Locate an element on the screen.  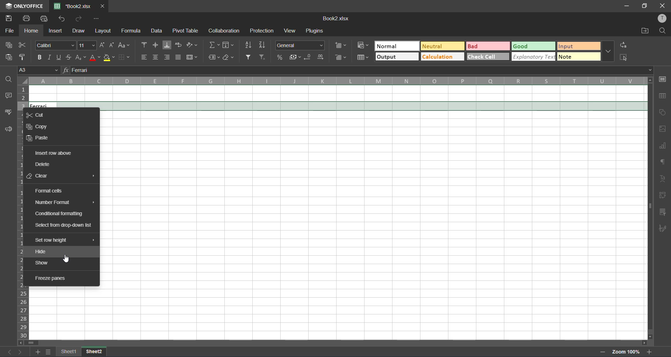
layout is located at coordinates (104, 32).